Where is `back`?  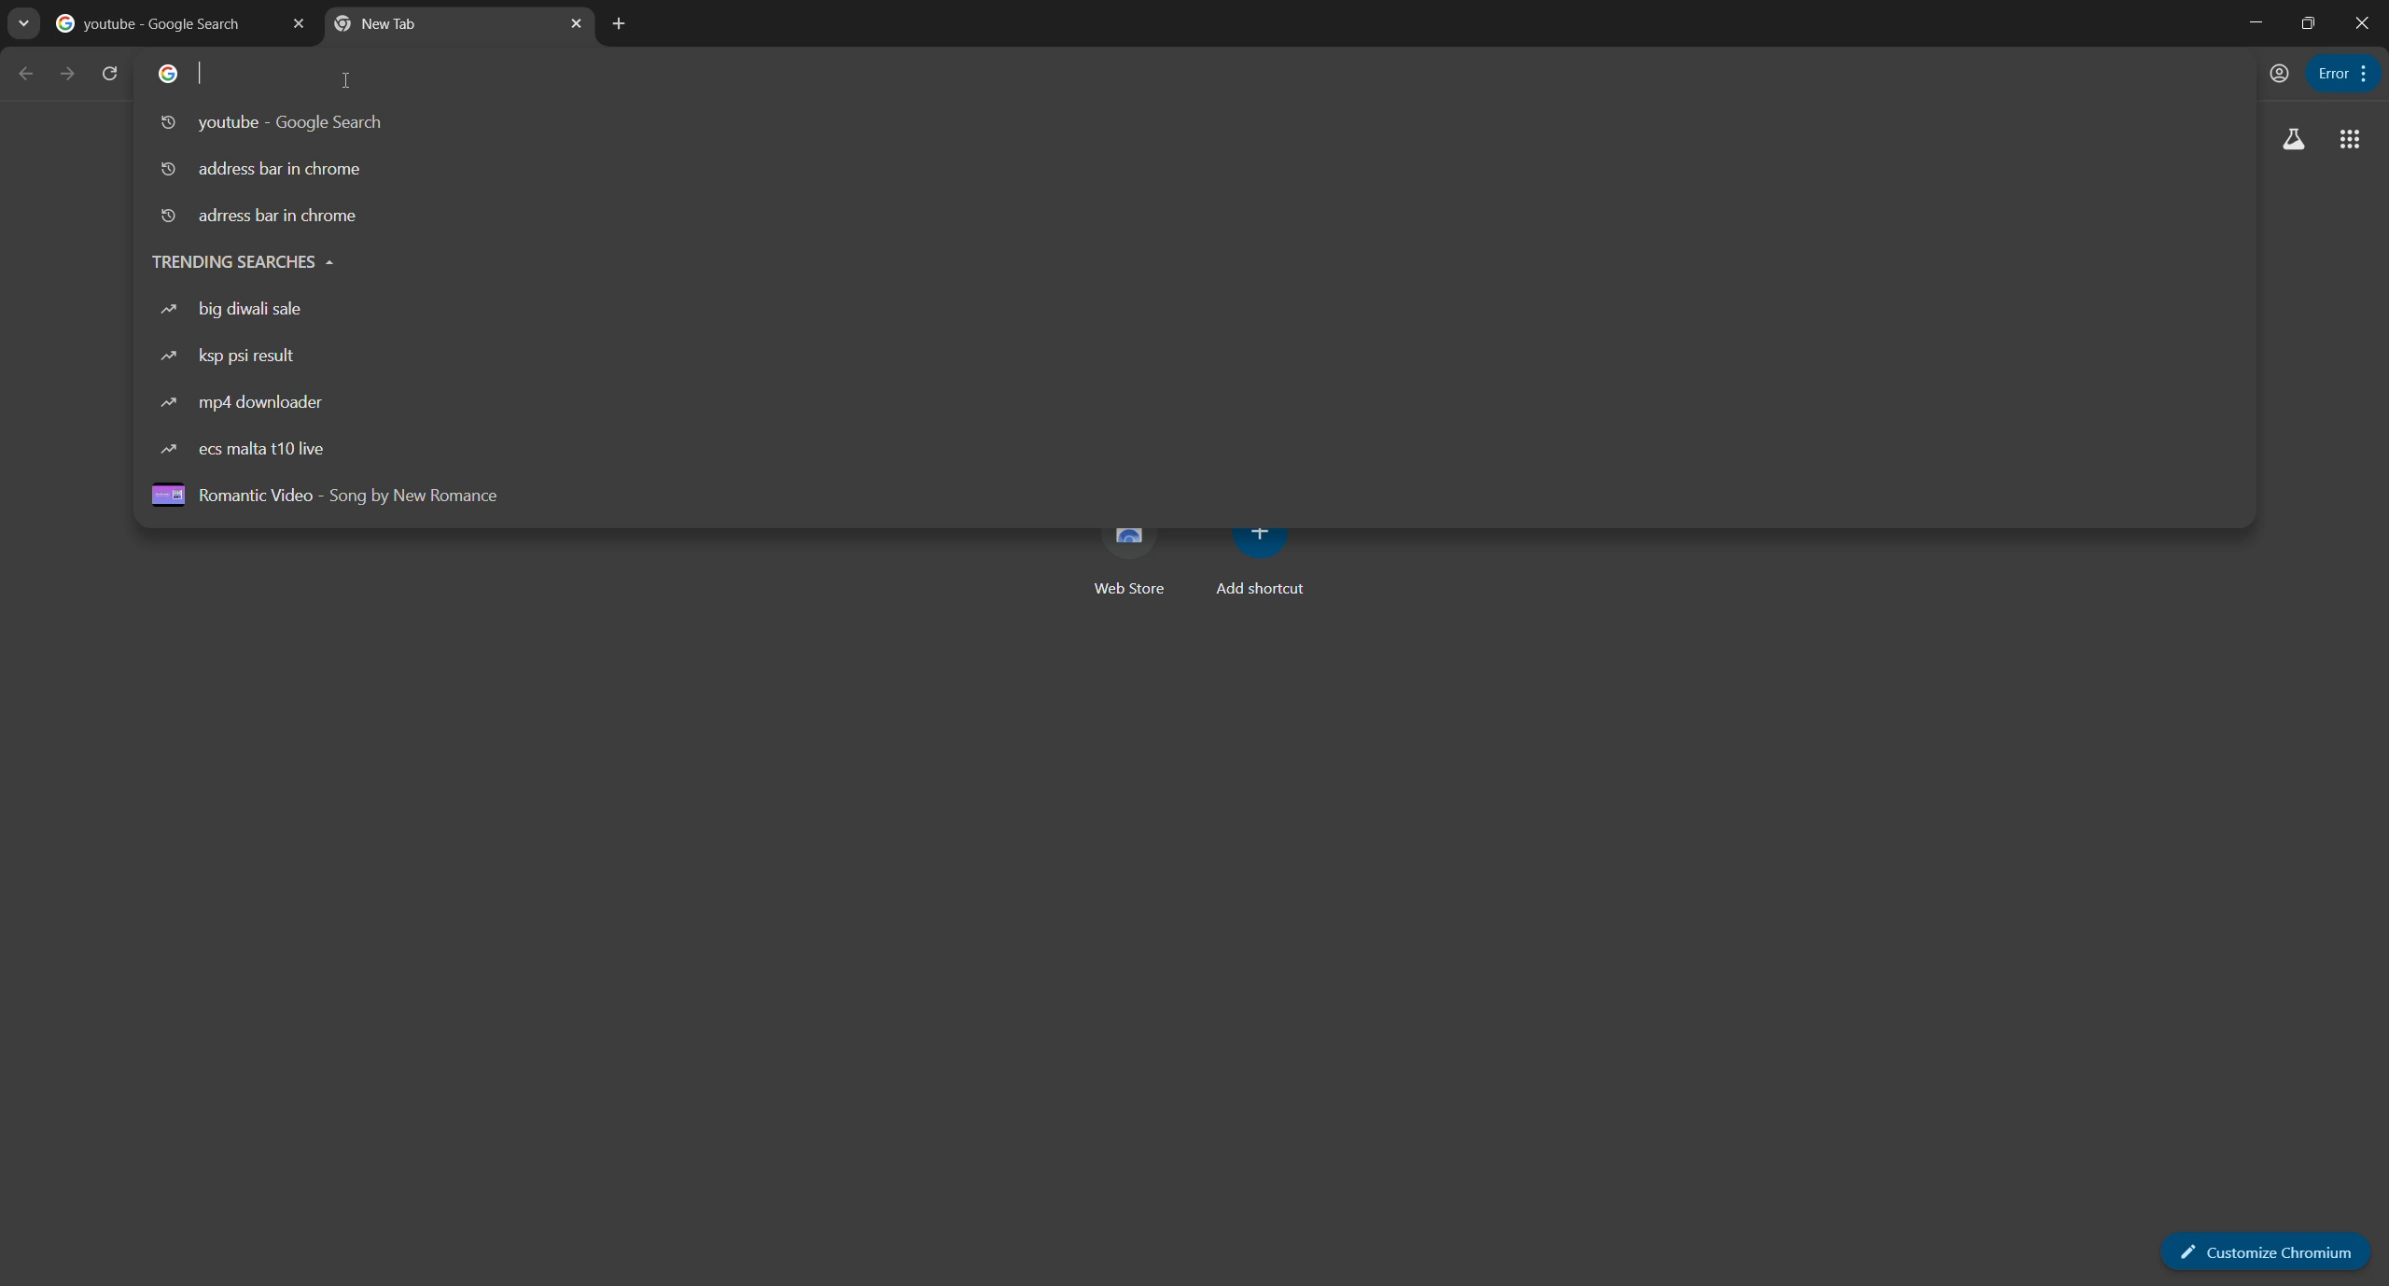
back is located at coordinates (26, 74).